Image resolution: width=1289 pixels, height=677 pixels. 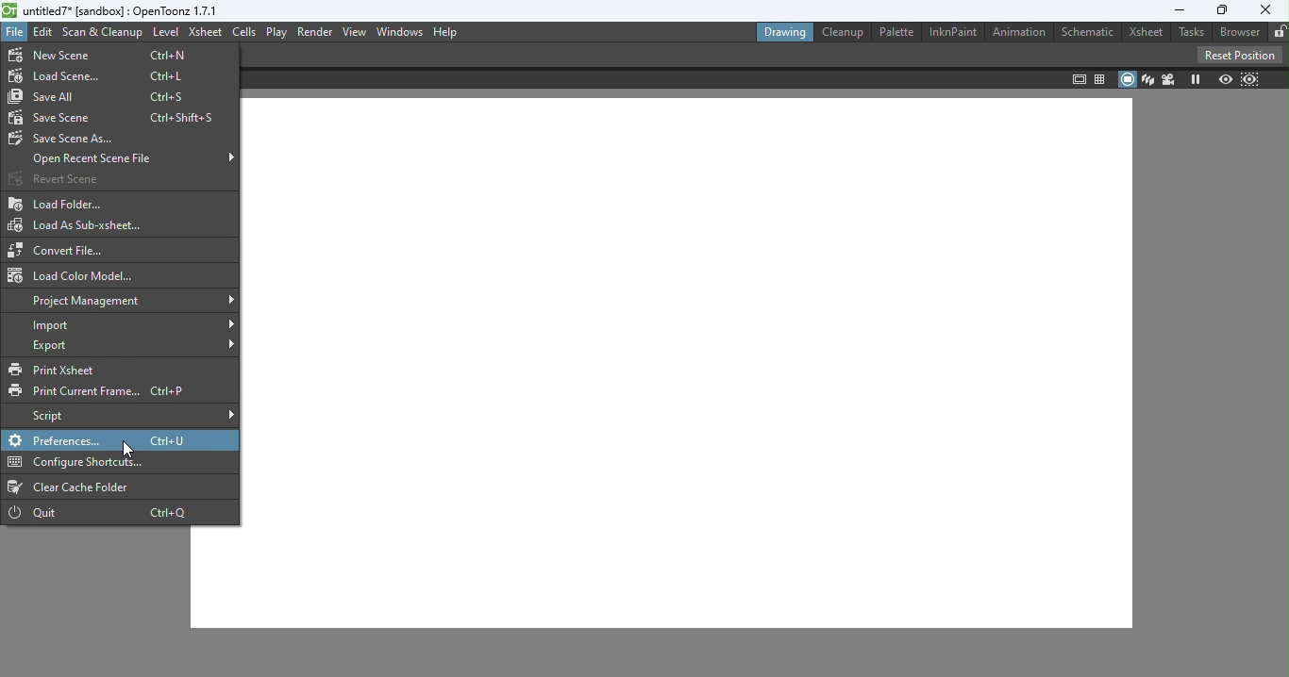 I want to click on Maximize, so click(x=1220, y=10).